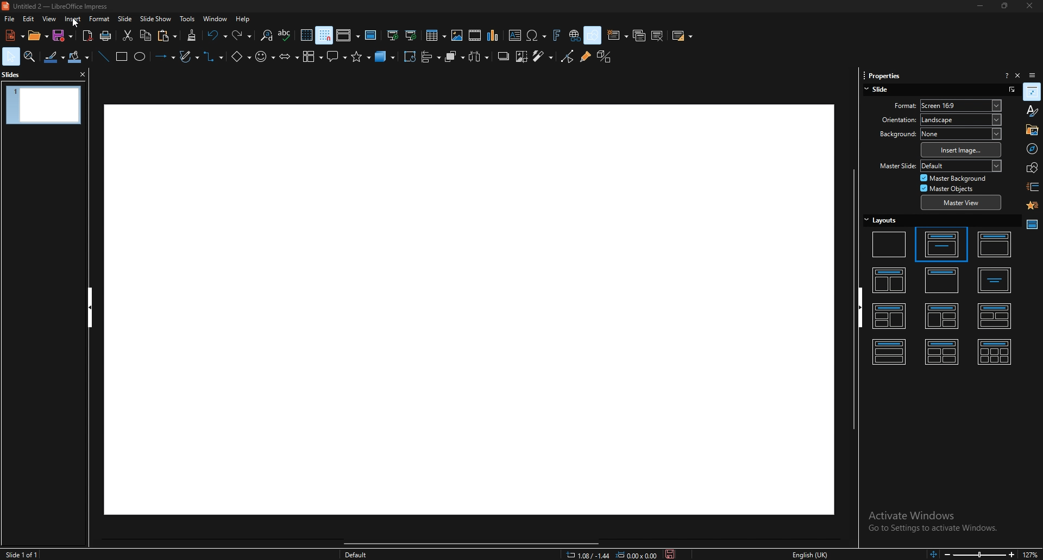 The height and width of the screenshot is (560, 1043). Describe the element at coordinates (882, 75) in the screenshot. I see `properties` at that location.